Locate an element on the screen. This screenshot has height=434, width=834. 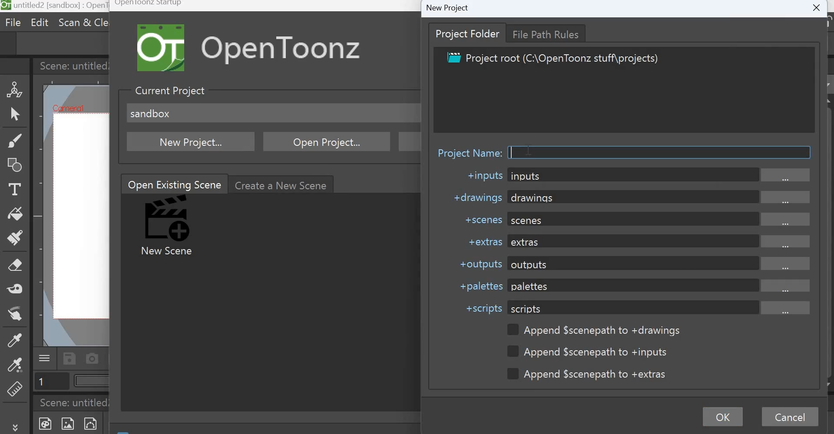
New Vector level is located at coordinates (95, 423).